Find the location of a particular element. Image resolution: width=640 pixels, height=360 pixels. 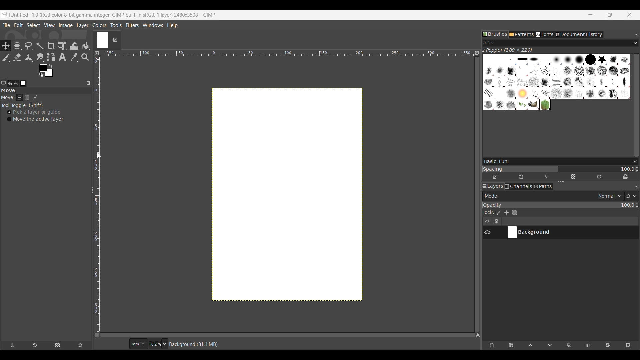

Current layer is located at coordinates (565, 233).